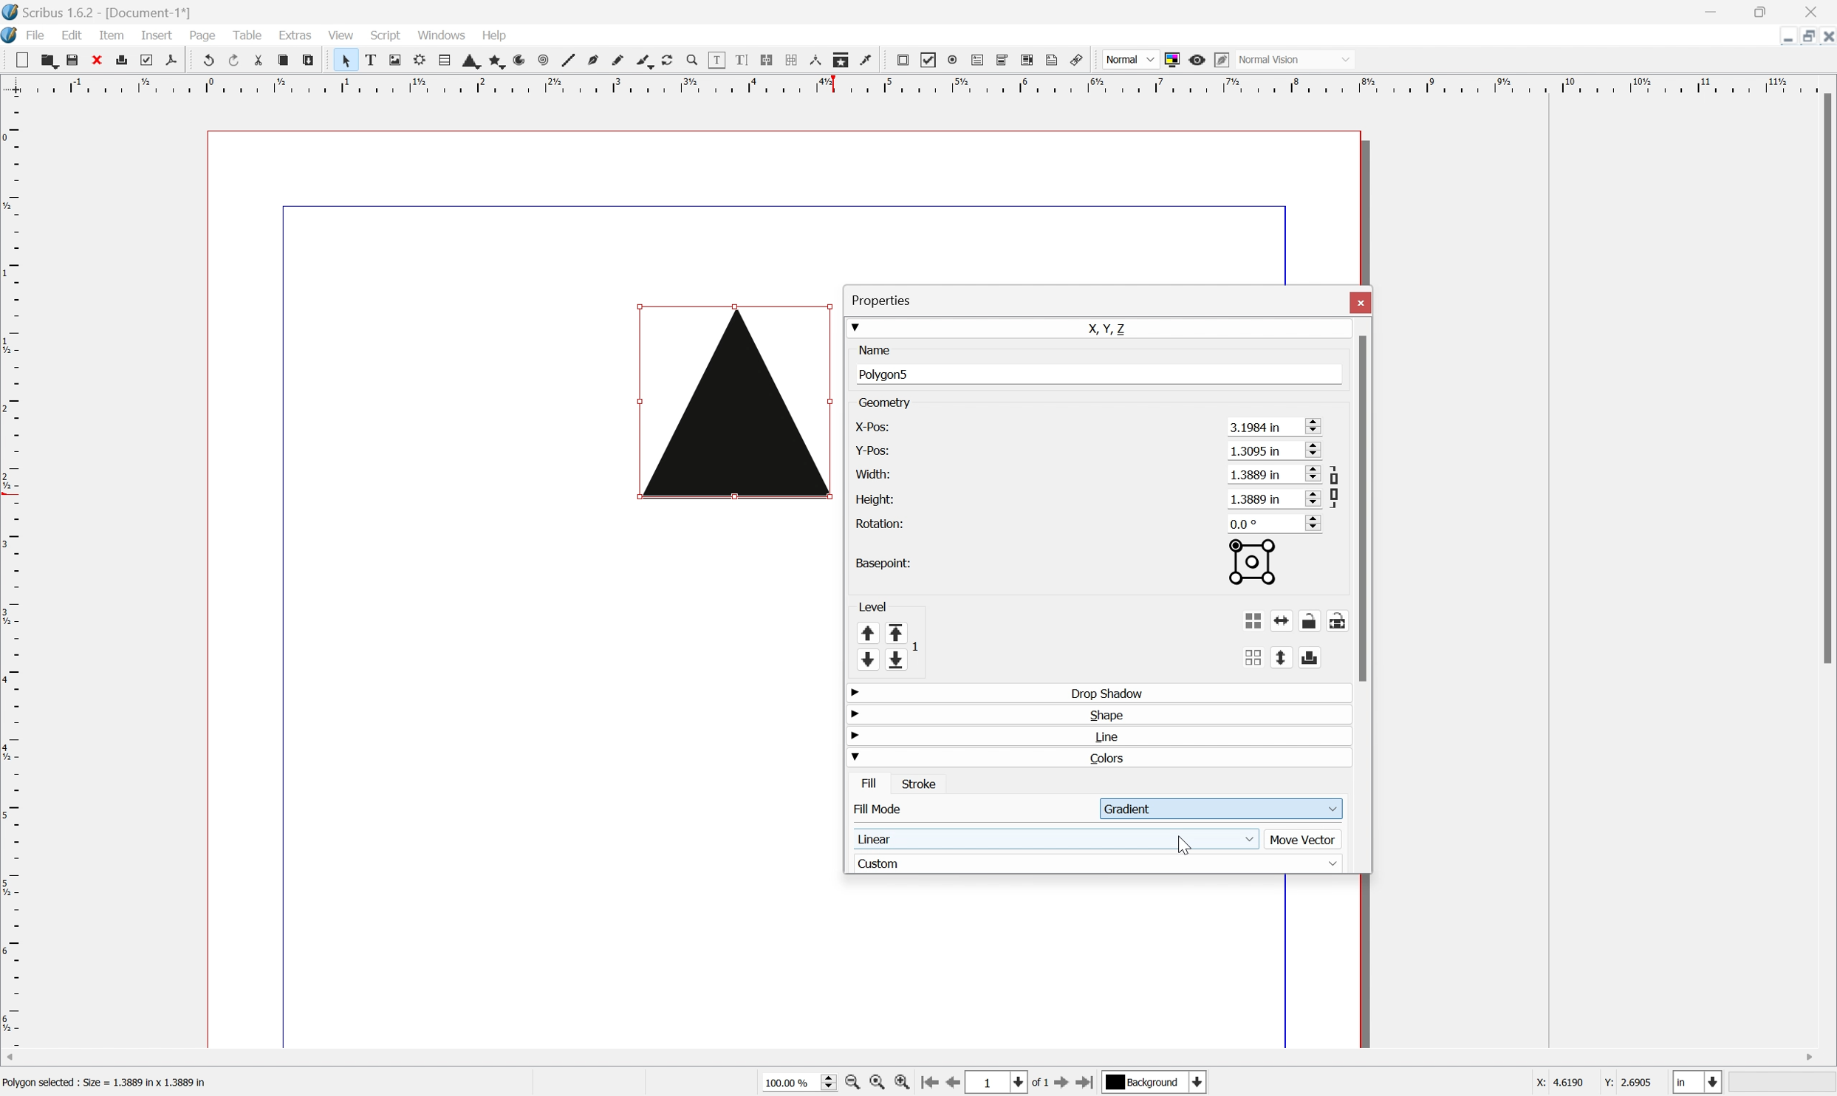  I want to click on Normal, so click(1131, 59).